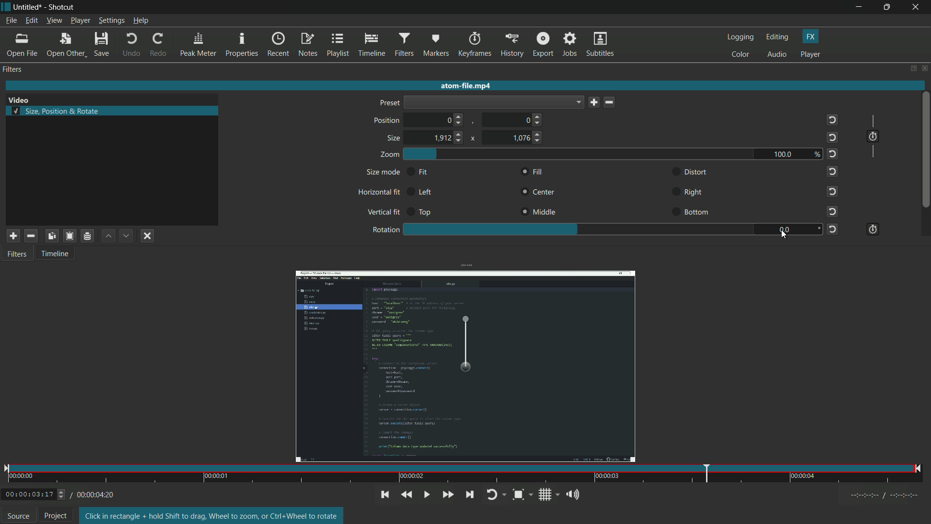 The height and width of the screenshot is (524, 931). What do you see at coordinates (512, 45) in the screenshot?
I see `history` at bounding box center [512, 45].